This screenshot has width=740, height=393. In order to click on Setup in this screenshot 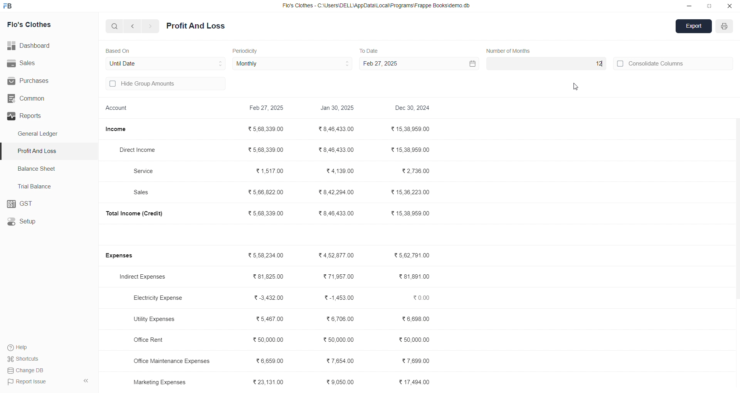, I will do `click(45, 222)`.